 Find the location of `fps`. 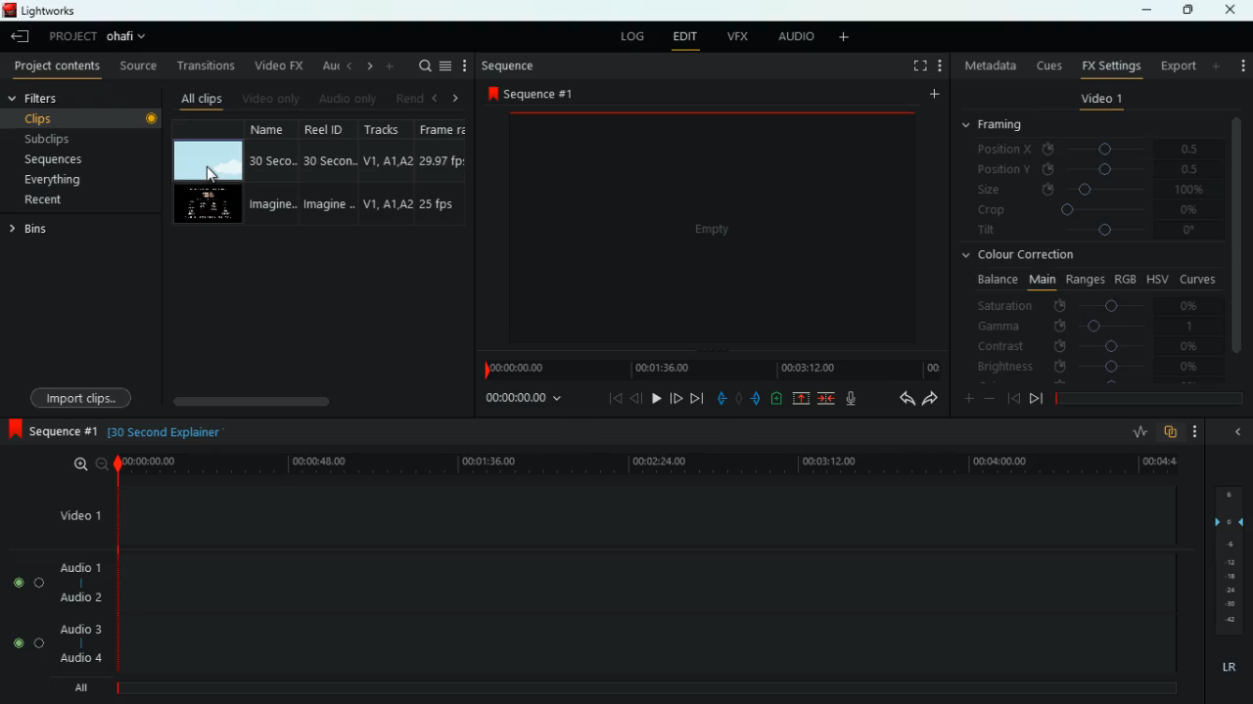

fps is located at coordinates (441, 172).